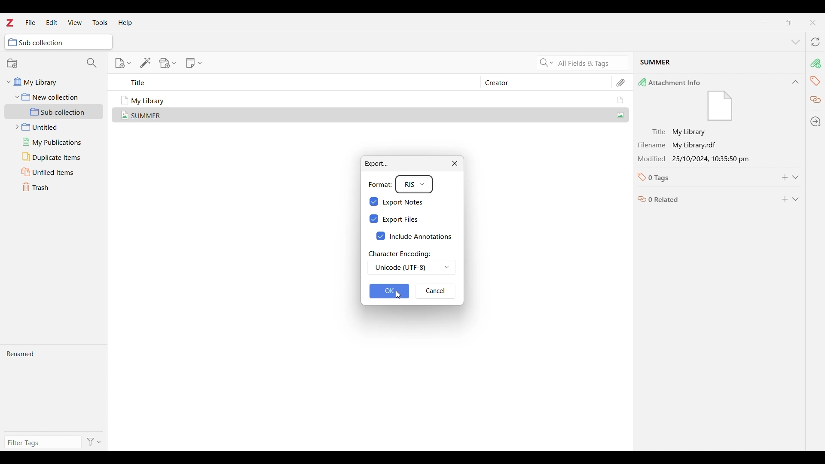  Describe the element at coordinates (301, 82) in the screenshot. I see `Title ` at that location.